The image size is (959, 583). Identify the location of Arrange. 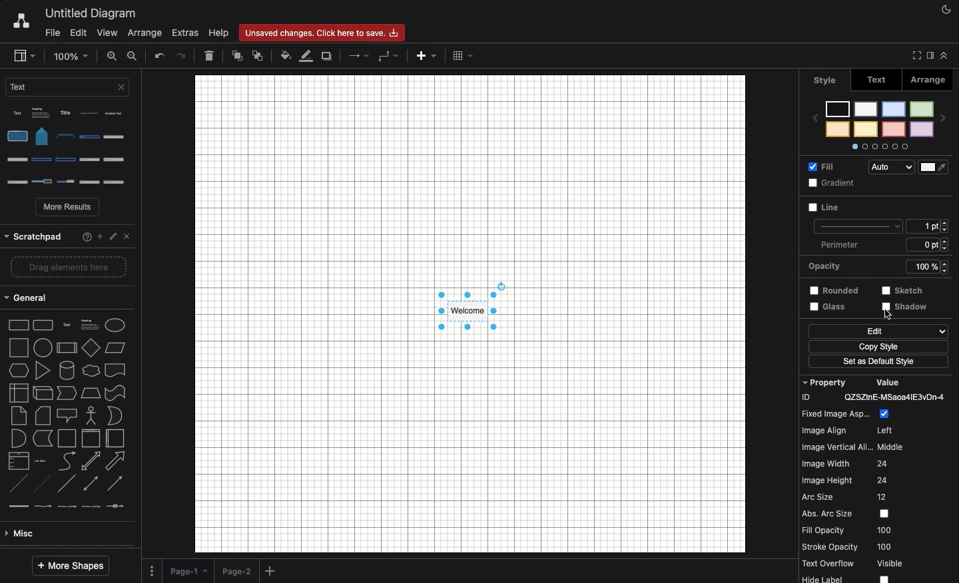
(147, 32).